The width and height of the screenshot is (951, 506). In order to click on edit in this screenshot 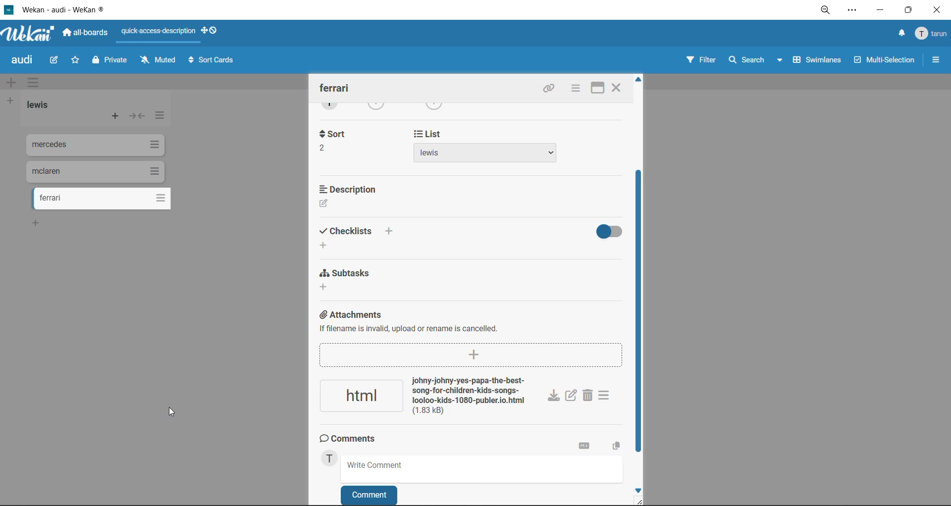, I will do `click(571, 394)`.